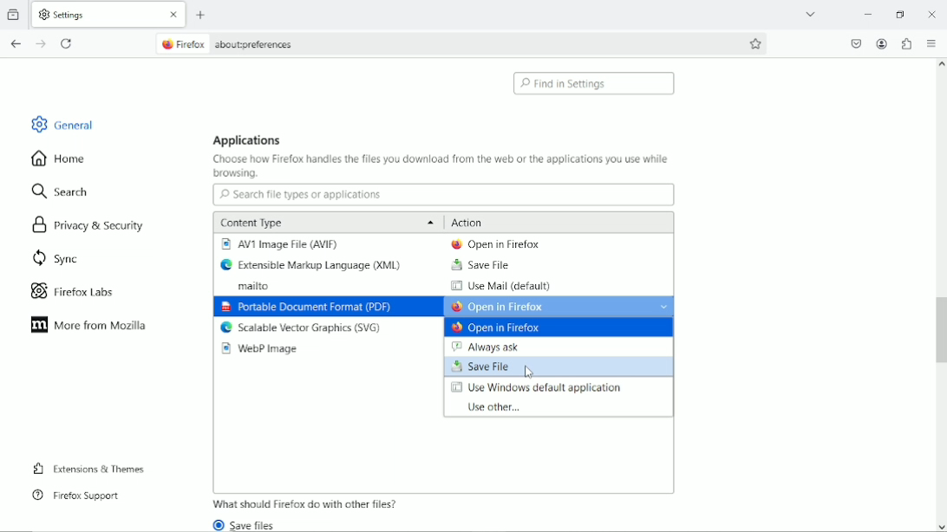 The width and height of the screenshot is (947, 532). I want to click on Go forward, so click(42, 44).